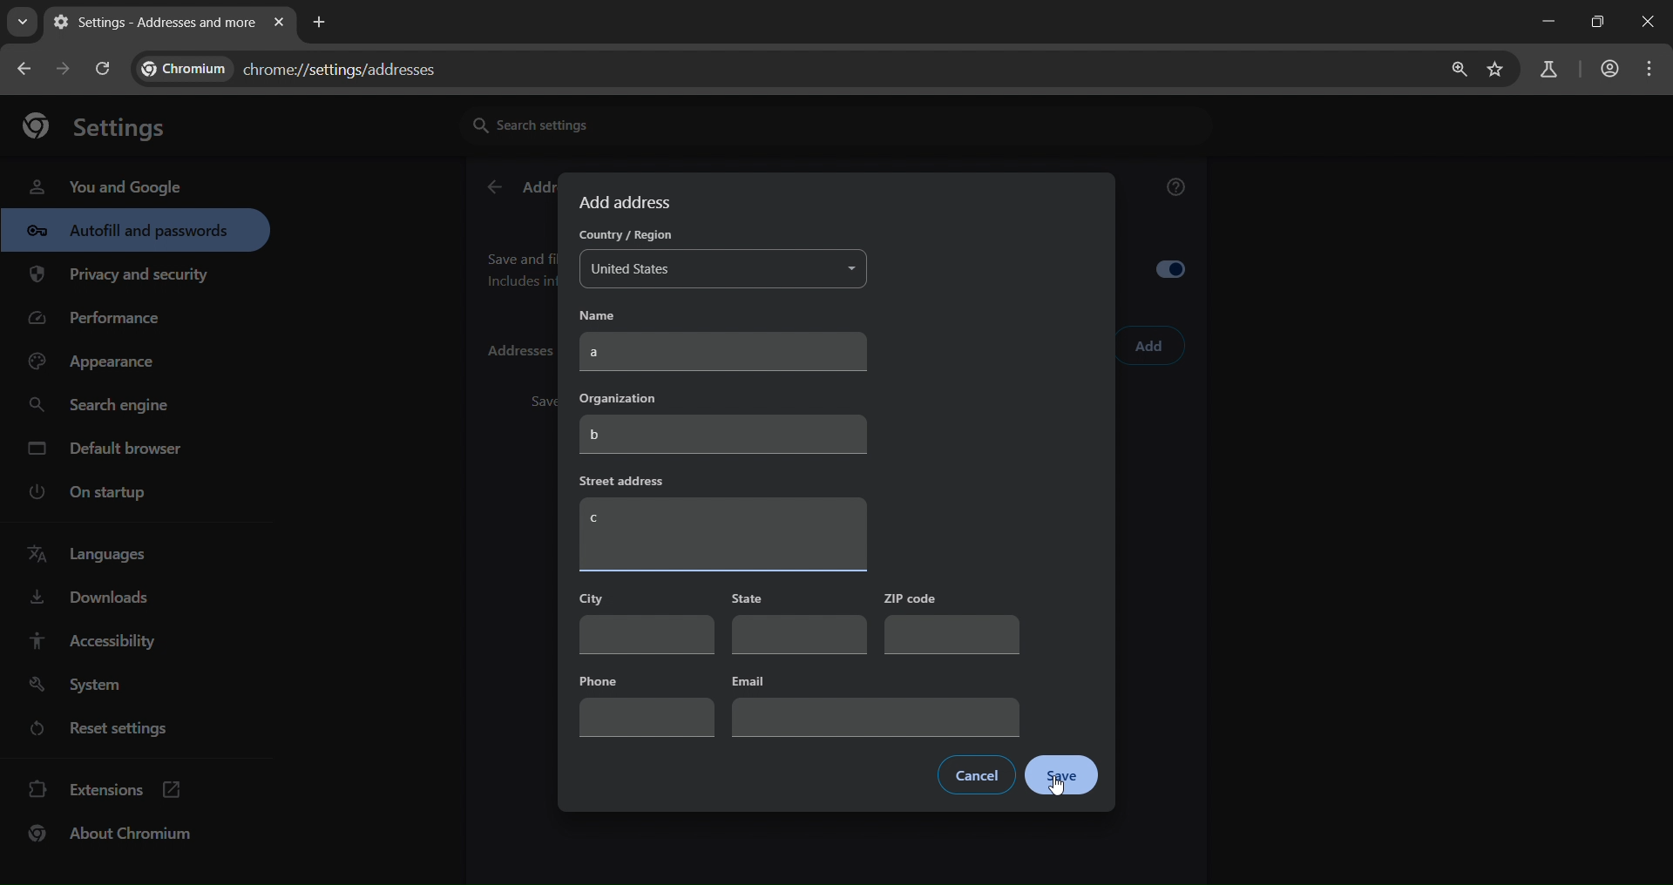  What do you see at coordinates (1060, 792) in the screenshot?
I see `cursor` at bounding box center [1060, 792].